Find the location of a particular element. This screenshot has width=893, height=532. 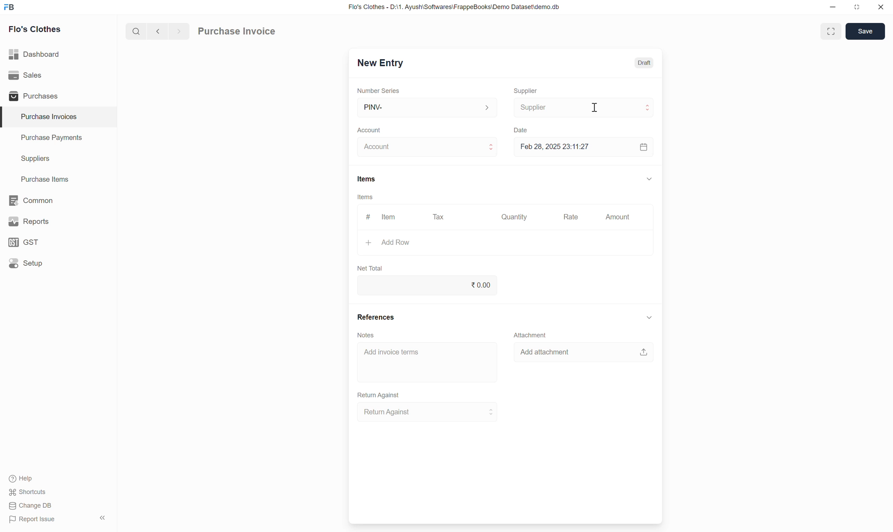

Supplier is located at coordinates (584, 108).